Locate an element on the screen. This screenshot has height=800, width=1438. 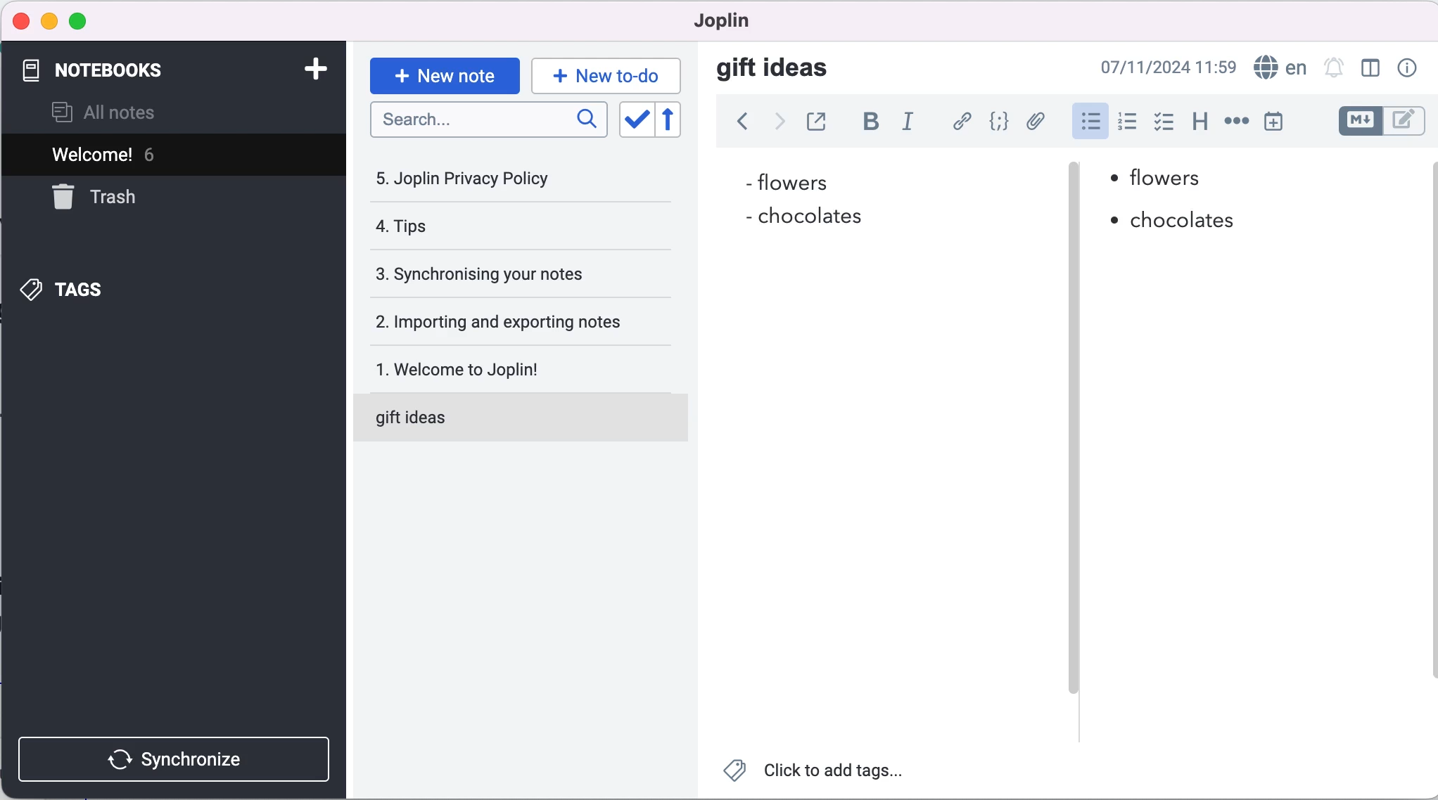
new note is located at coordinates (443, 72).